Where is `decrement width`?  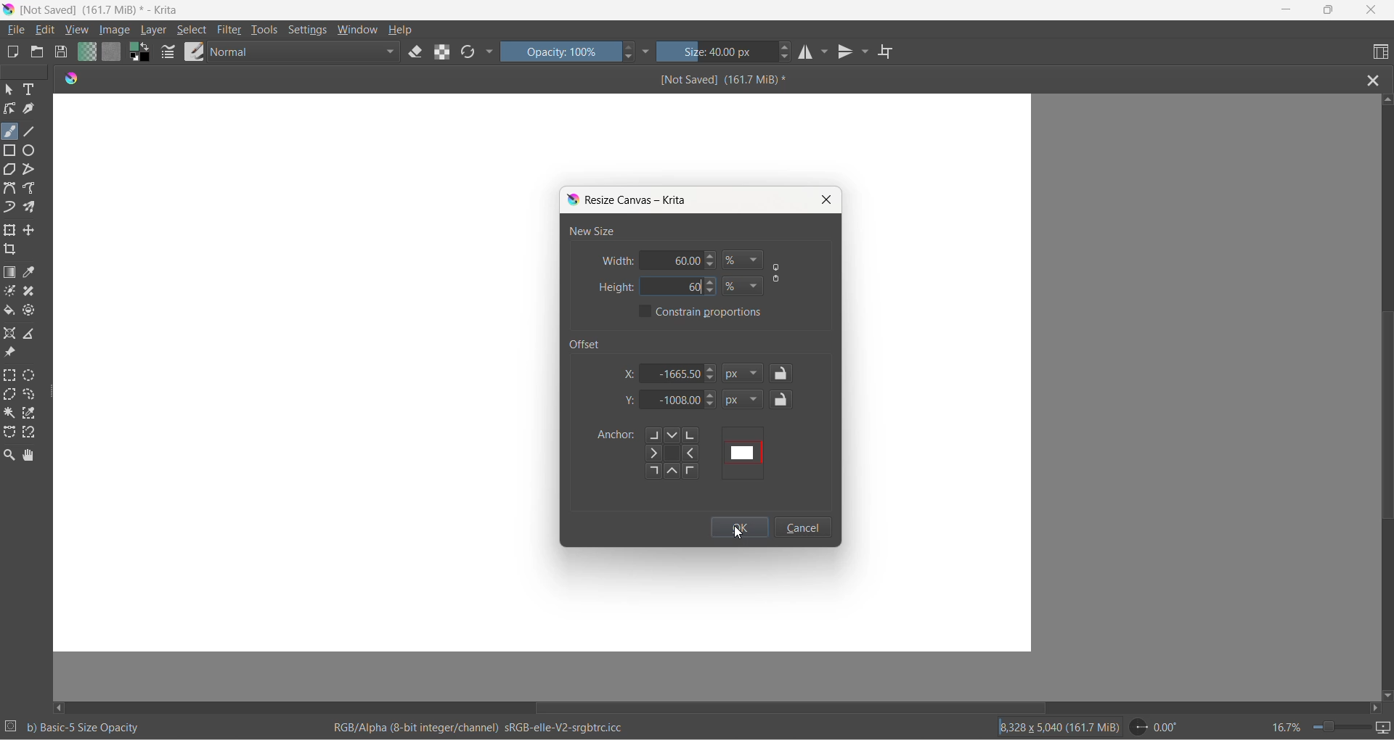
decrement width is located at coordinates (715, 266).